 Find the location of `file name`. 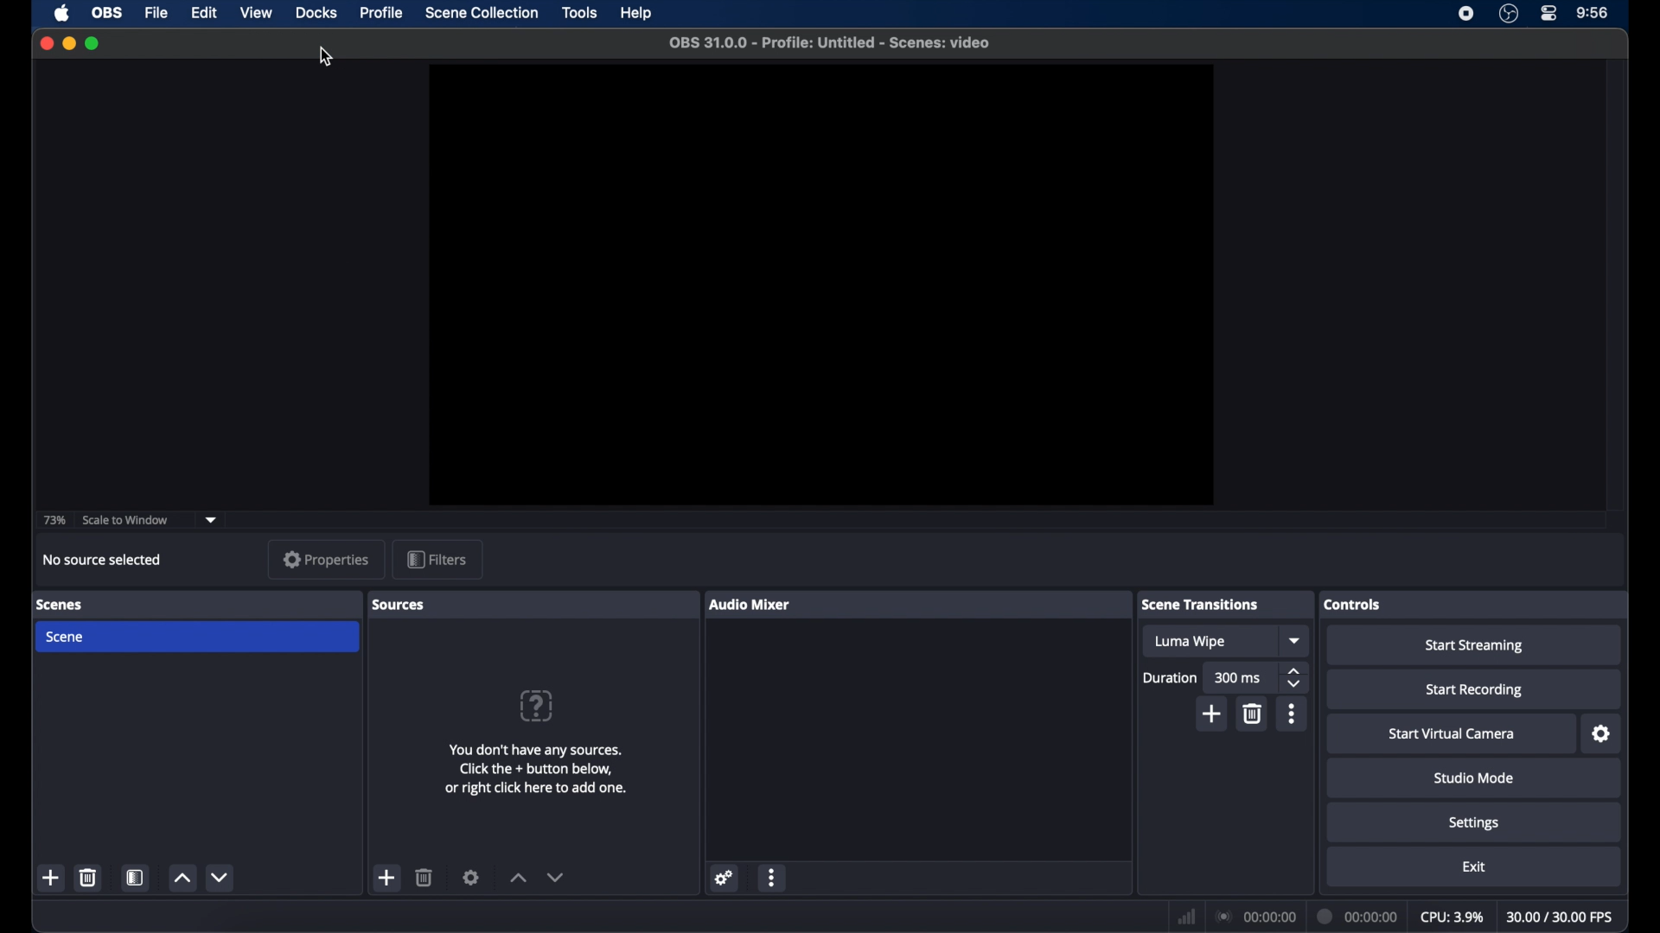

file name is located at coordinates (829, 43).